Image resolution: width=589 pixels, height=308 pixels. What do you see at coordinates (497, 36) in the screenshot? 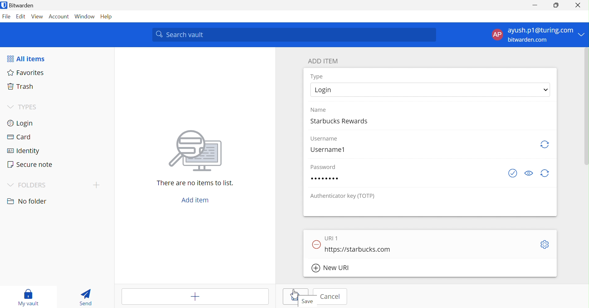
I see `AP` at bounding box center [497, 36].